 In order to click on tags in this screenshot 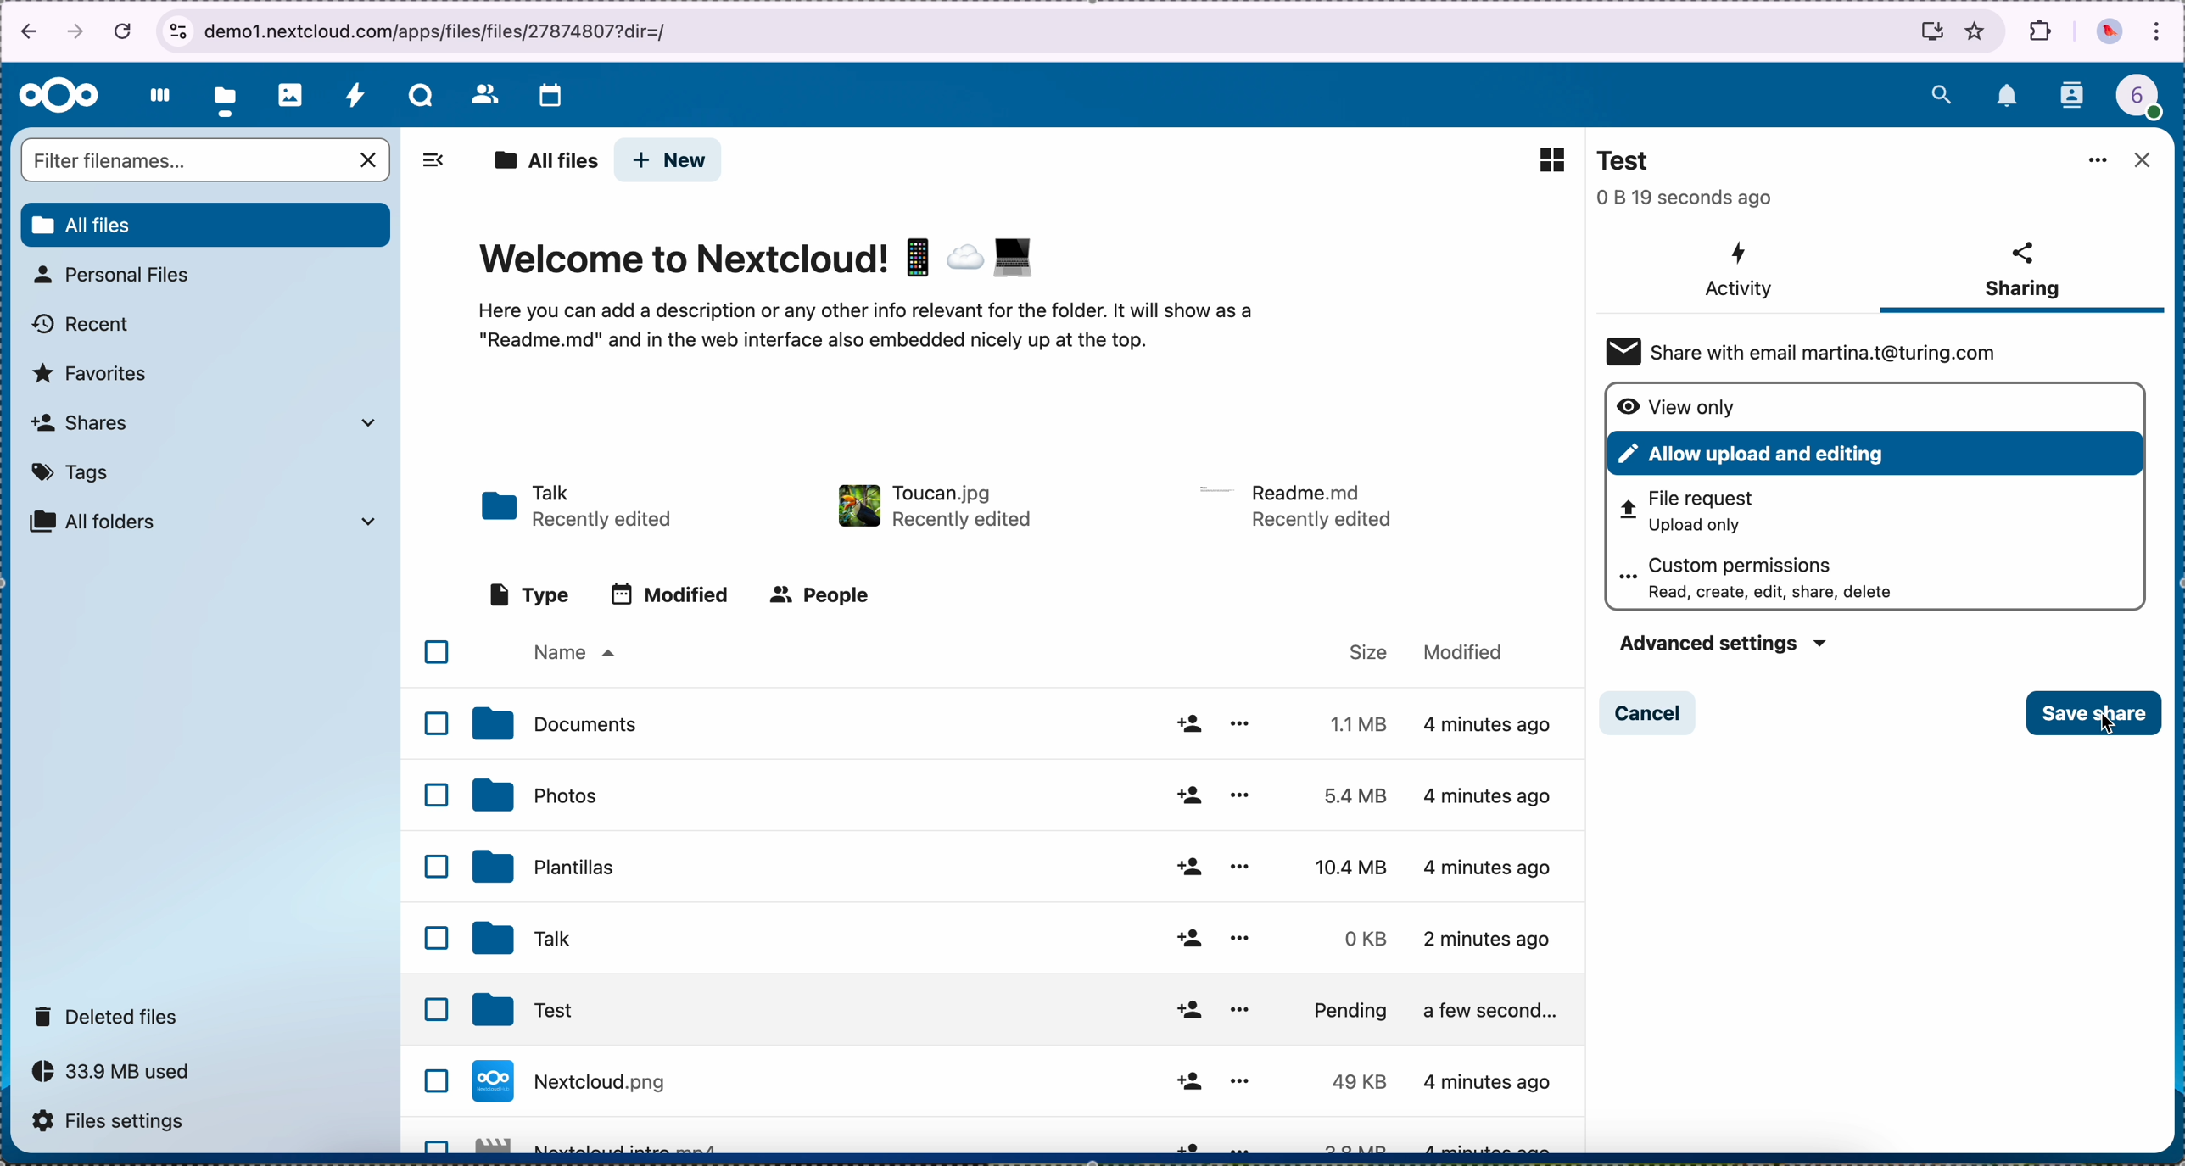, I will do `click(72, 472)`.